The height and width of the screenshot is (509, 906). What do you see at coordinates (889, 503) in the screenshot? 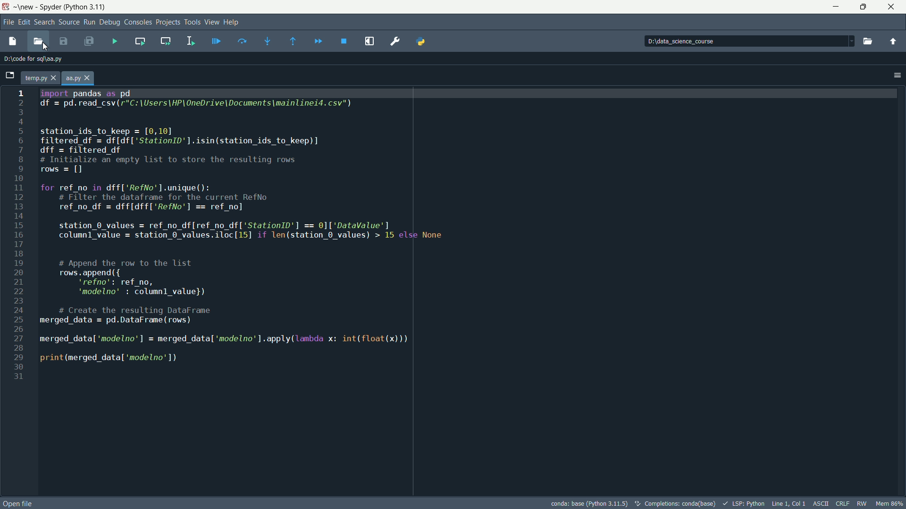
I see `memory usage` at bounding box center [889, 503].